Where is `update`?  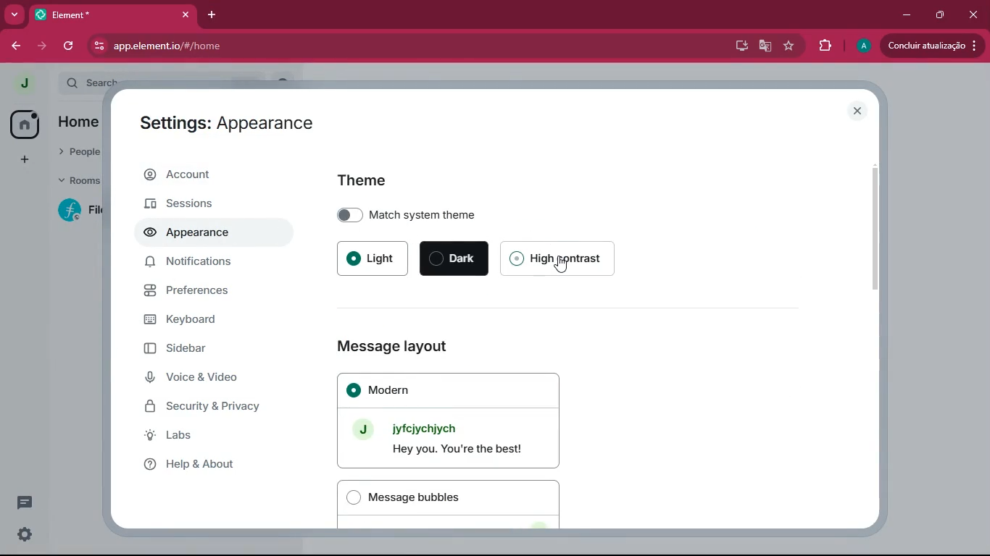 update is located at coordinates (931, 45).